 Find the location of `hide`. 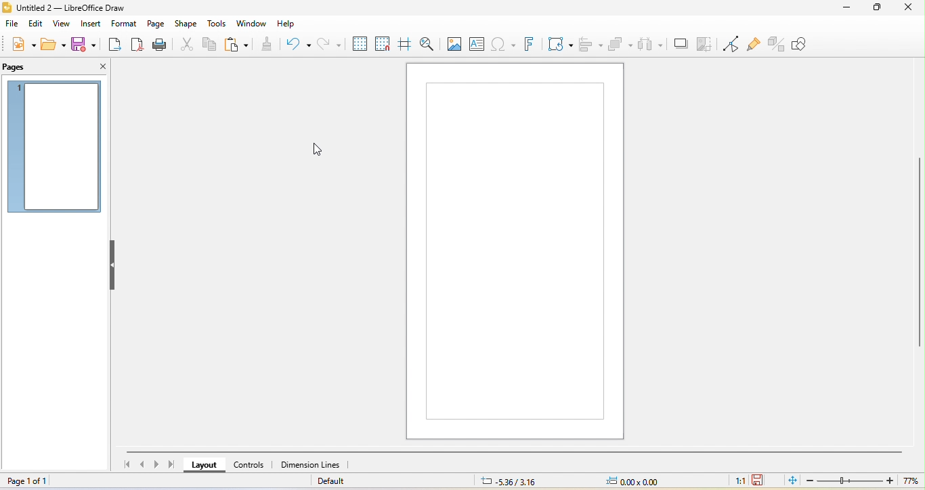

hide is located at coordinates (113, 266).